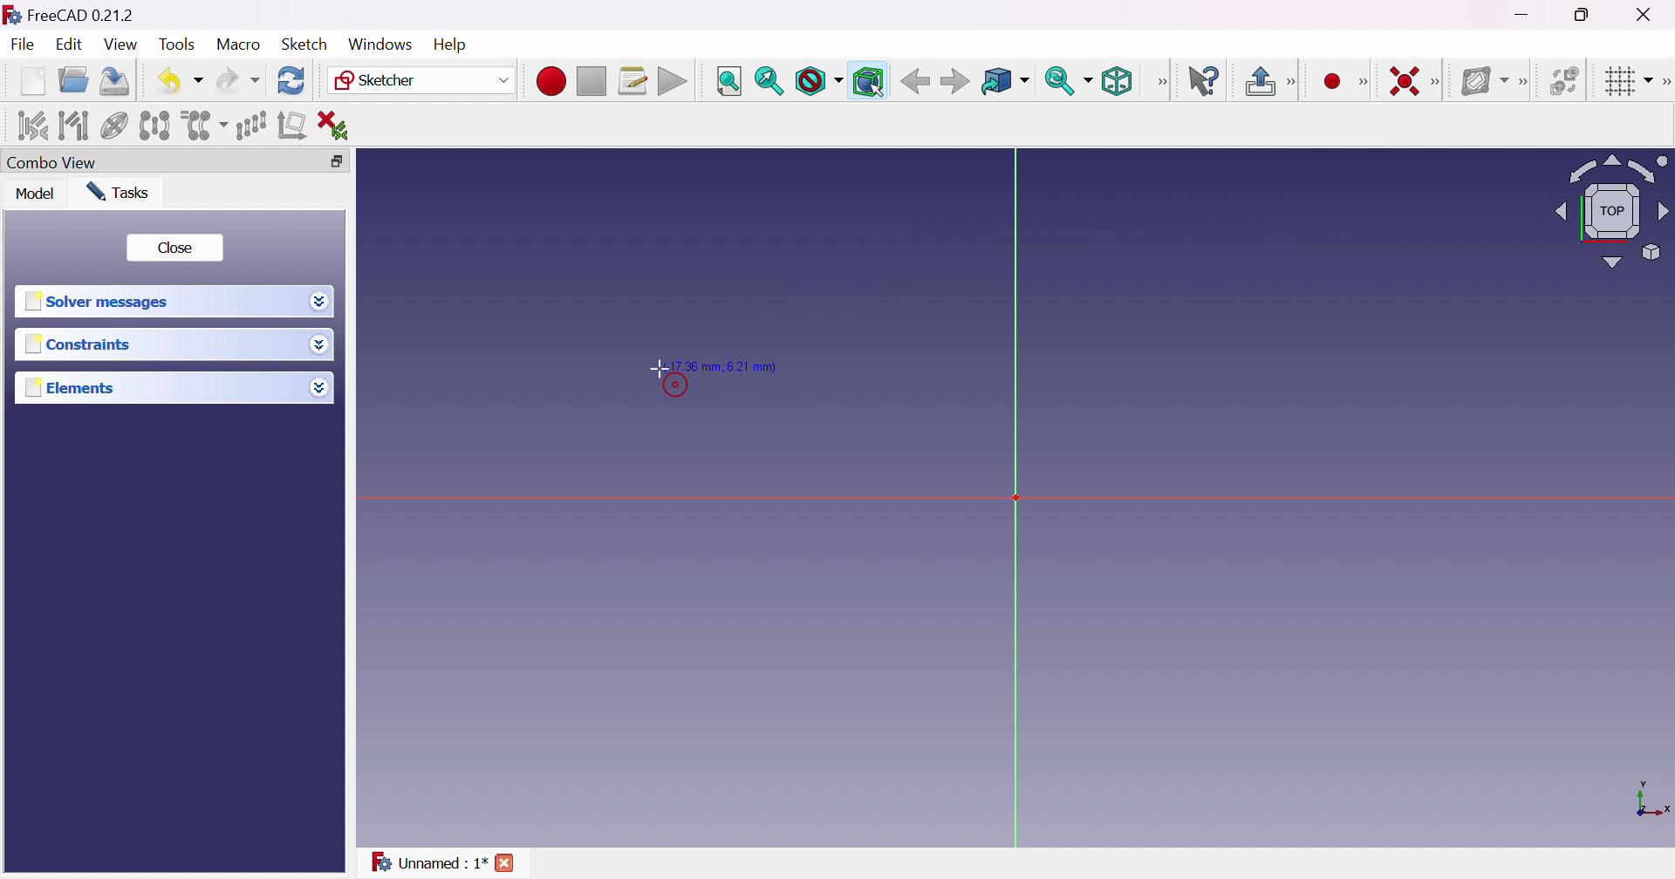 The height and width of the screenshot is (879, 1675). Describe the element at coordinates (322, 344) in the screenshot. I see `Drop down` at that location.